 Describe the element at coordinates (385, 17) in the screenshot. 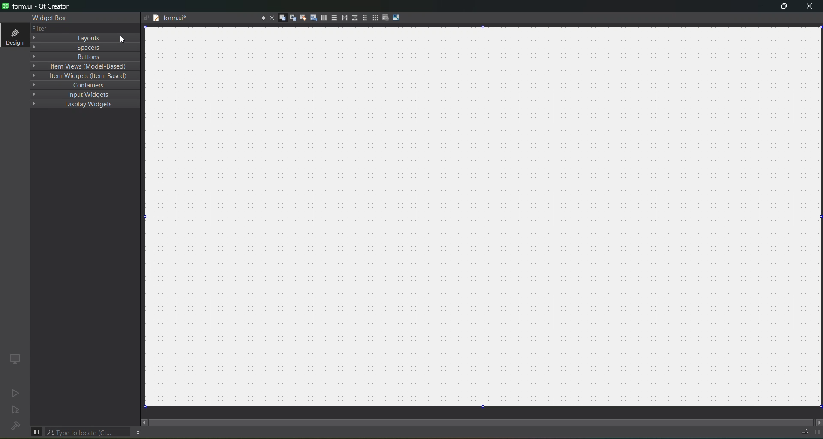

I see `break layout` at that location.